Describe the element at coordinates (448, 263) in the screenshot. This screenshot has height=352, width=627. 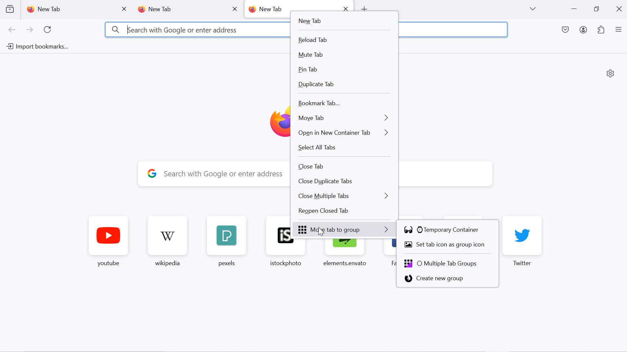
I see `multiple tab groups` at that location.